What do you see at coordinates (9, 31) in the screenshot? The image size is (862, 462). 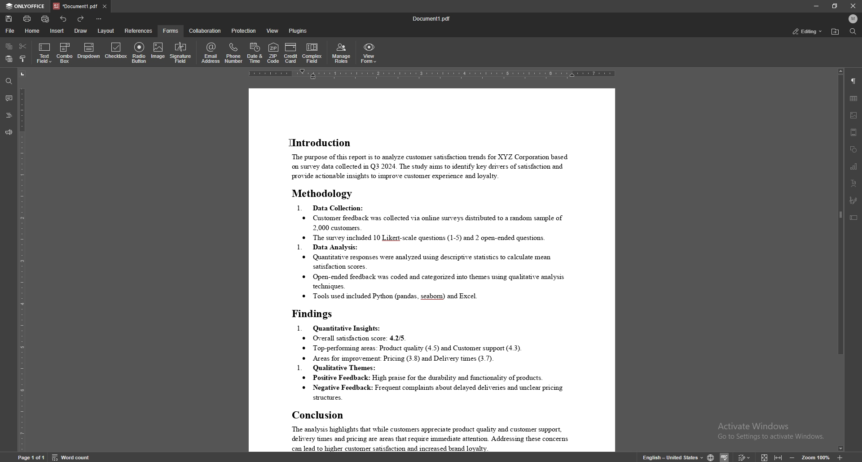 I see `file` at bounding box center [9, 31].